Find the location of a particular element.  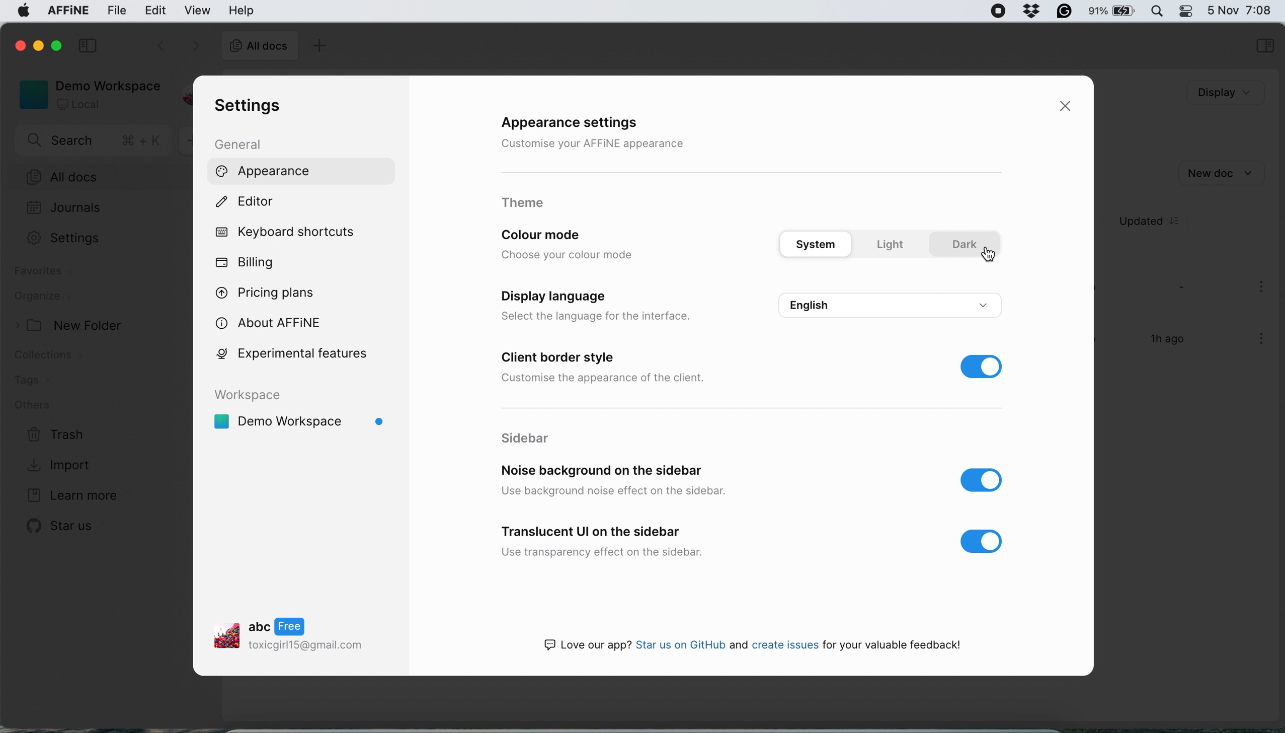

billing is located at coordinates (249, 261).